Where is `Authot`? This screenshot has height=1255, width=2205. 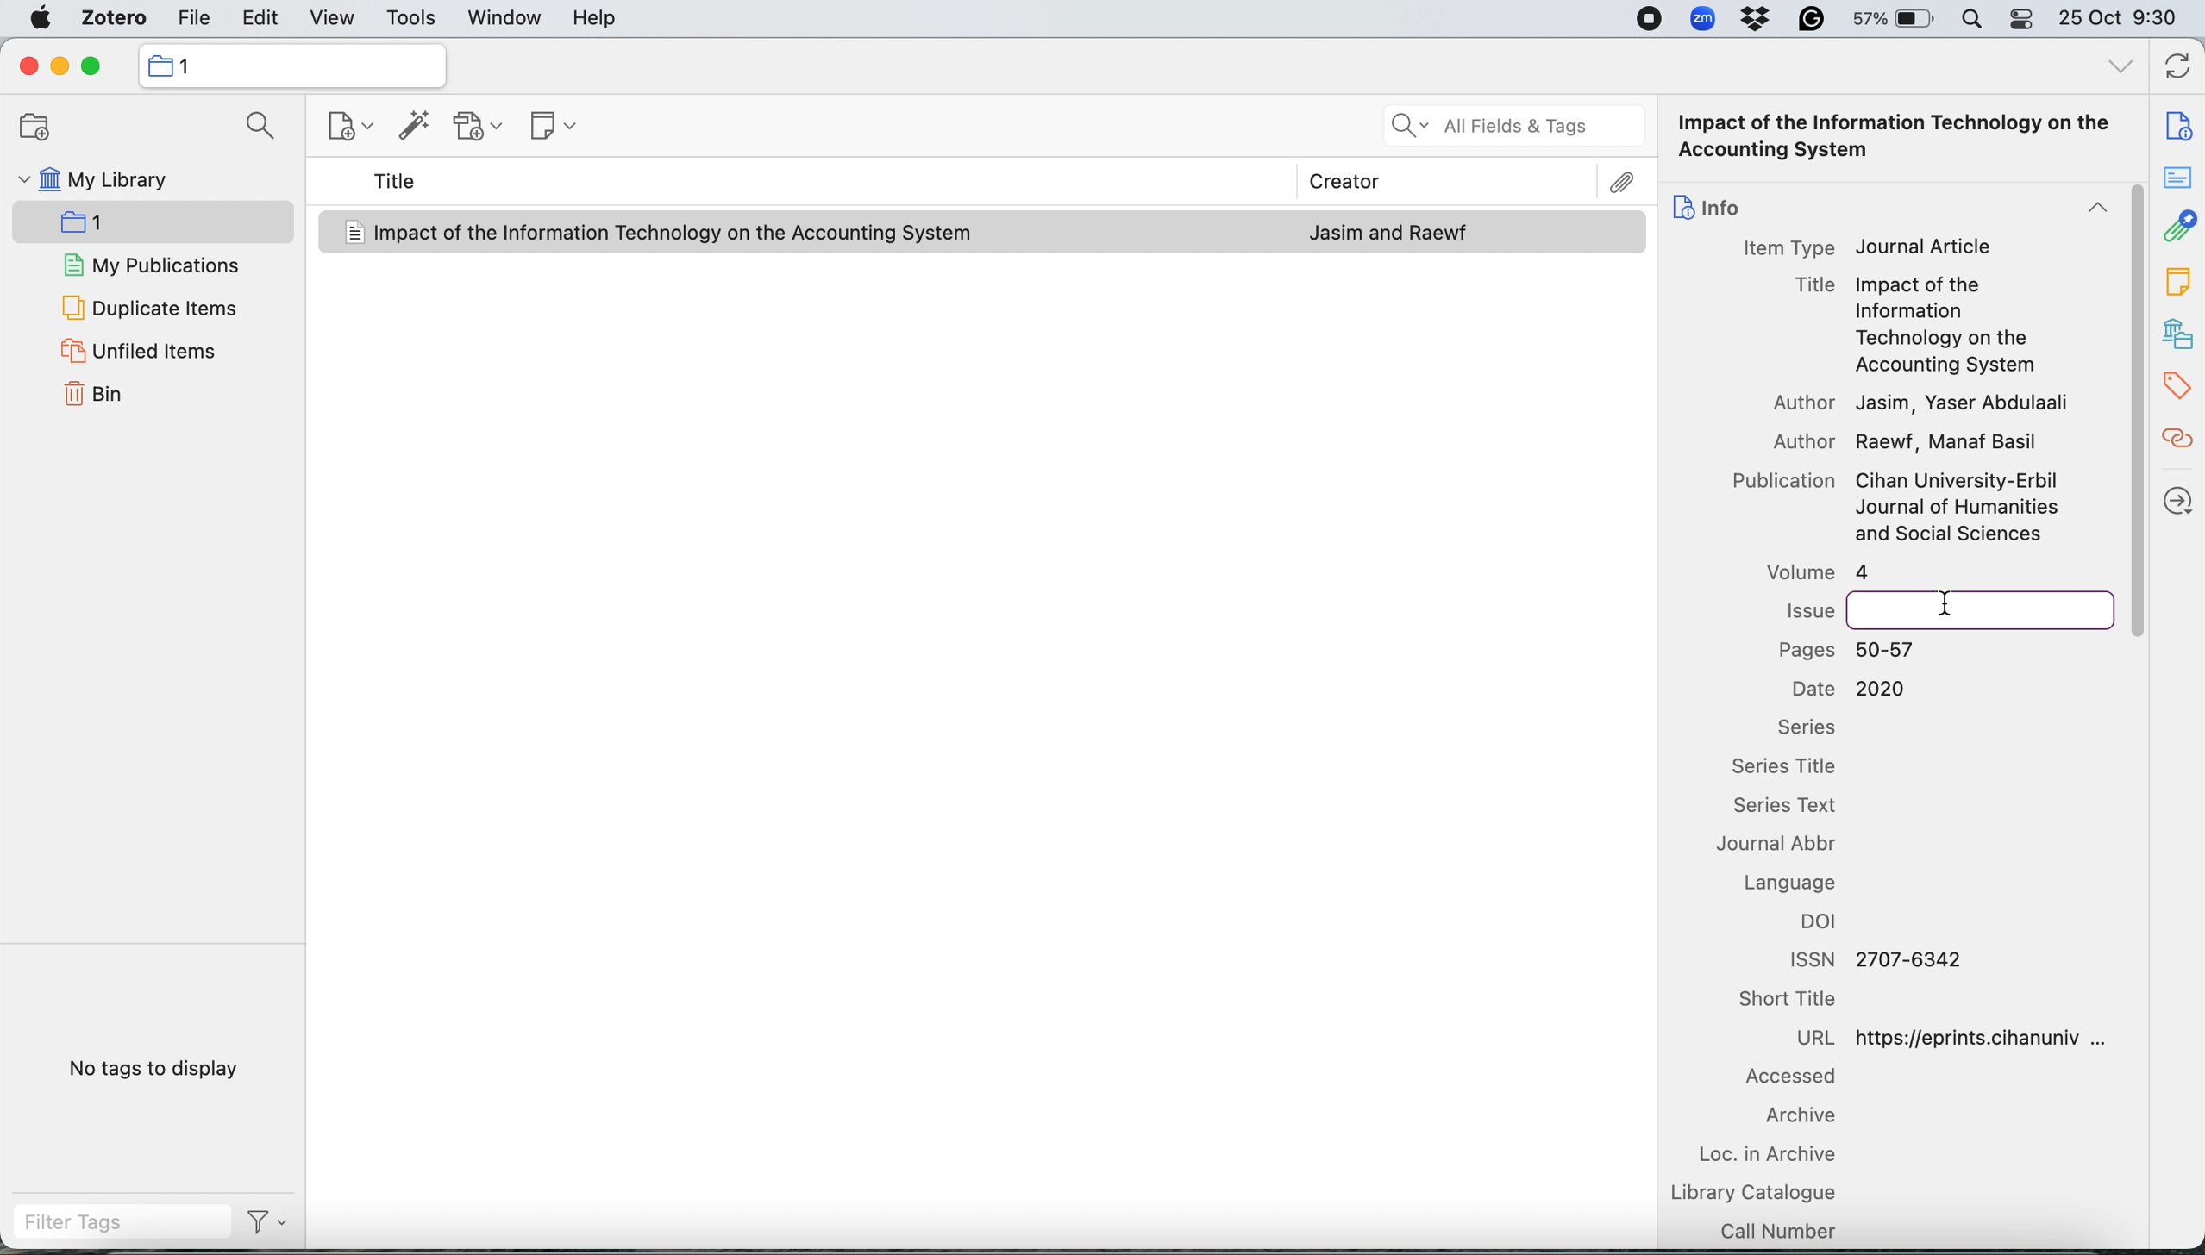 Authot is located at coordinates (1788, 440).